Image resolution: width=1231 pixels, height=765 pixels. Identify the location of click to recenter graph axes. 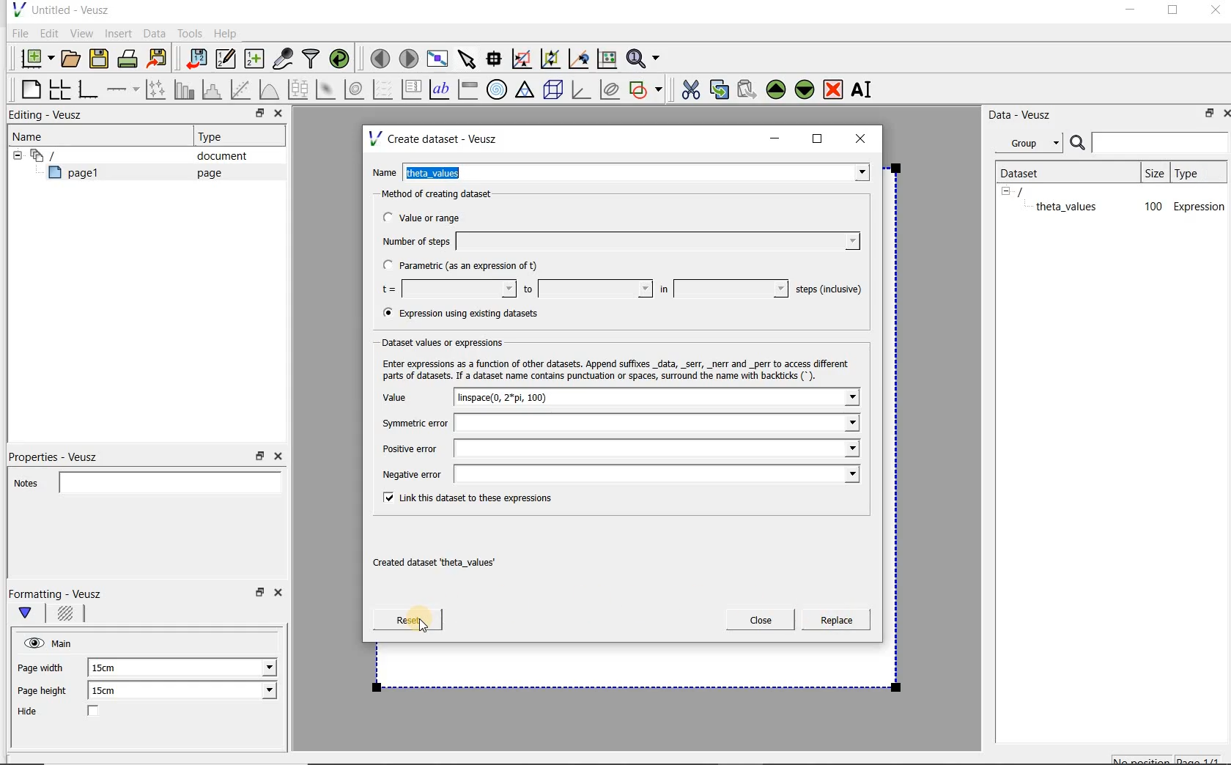
(580, 59).